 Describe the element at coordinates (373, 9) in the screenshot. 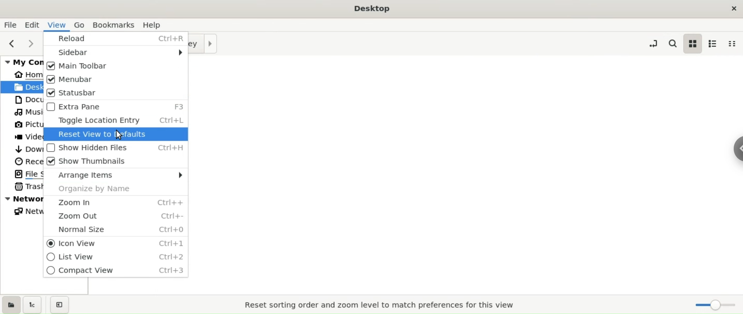

I see `Desktop` at that location.